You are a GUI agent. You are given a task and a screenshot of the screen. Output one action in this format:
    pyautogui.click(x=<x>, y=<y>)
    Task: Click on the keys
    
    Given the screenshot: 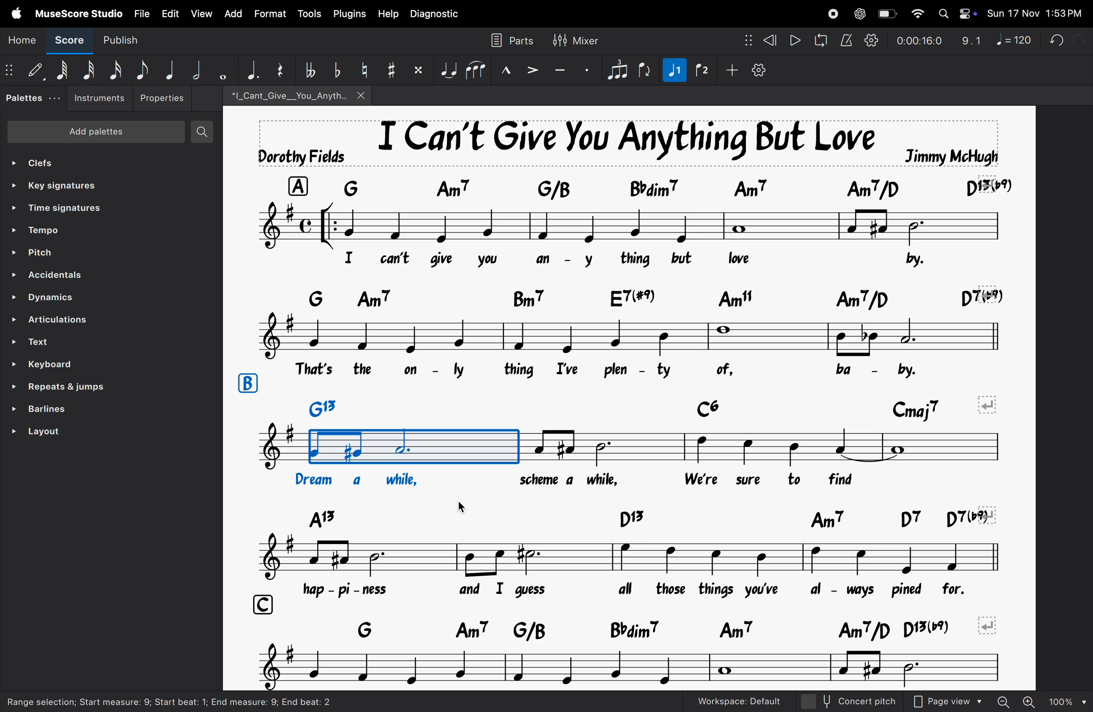 What is the action you would take?
    pyautogui.click(x=639, y=406)
    